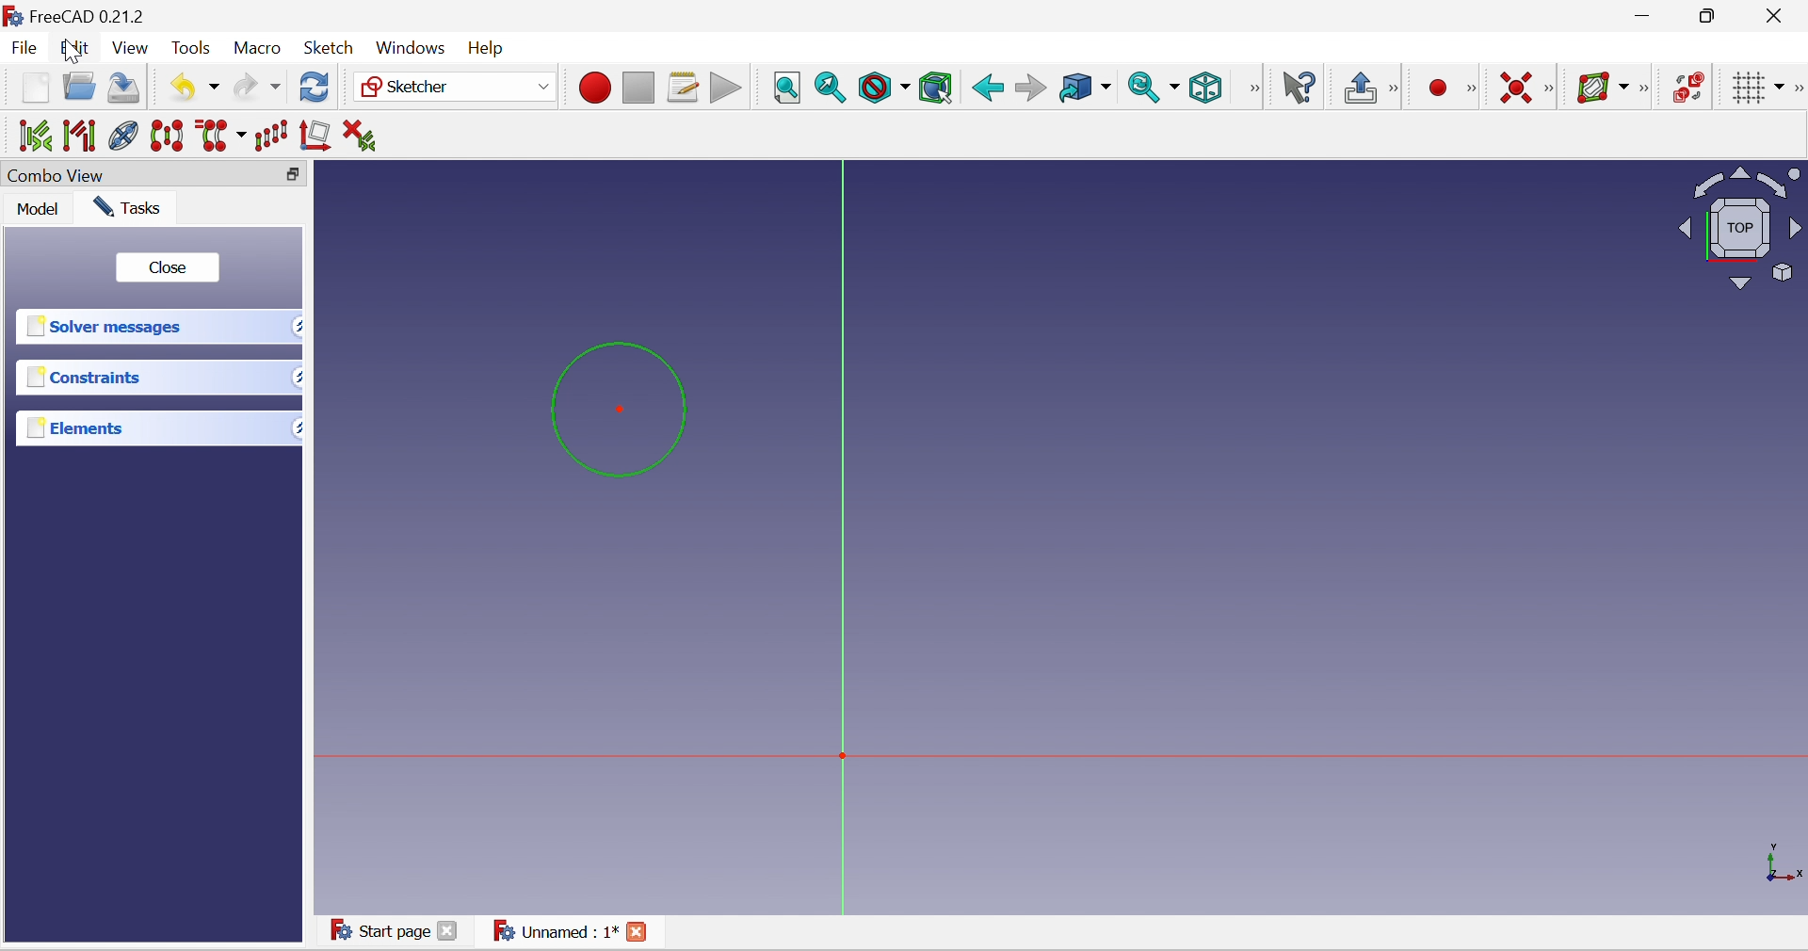 The width and height of the screenshot is (1808, 951). I want to click on Create point, so click(1434, 89).